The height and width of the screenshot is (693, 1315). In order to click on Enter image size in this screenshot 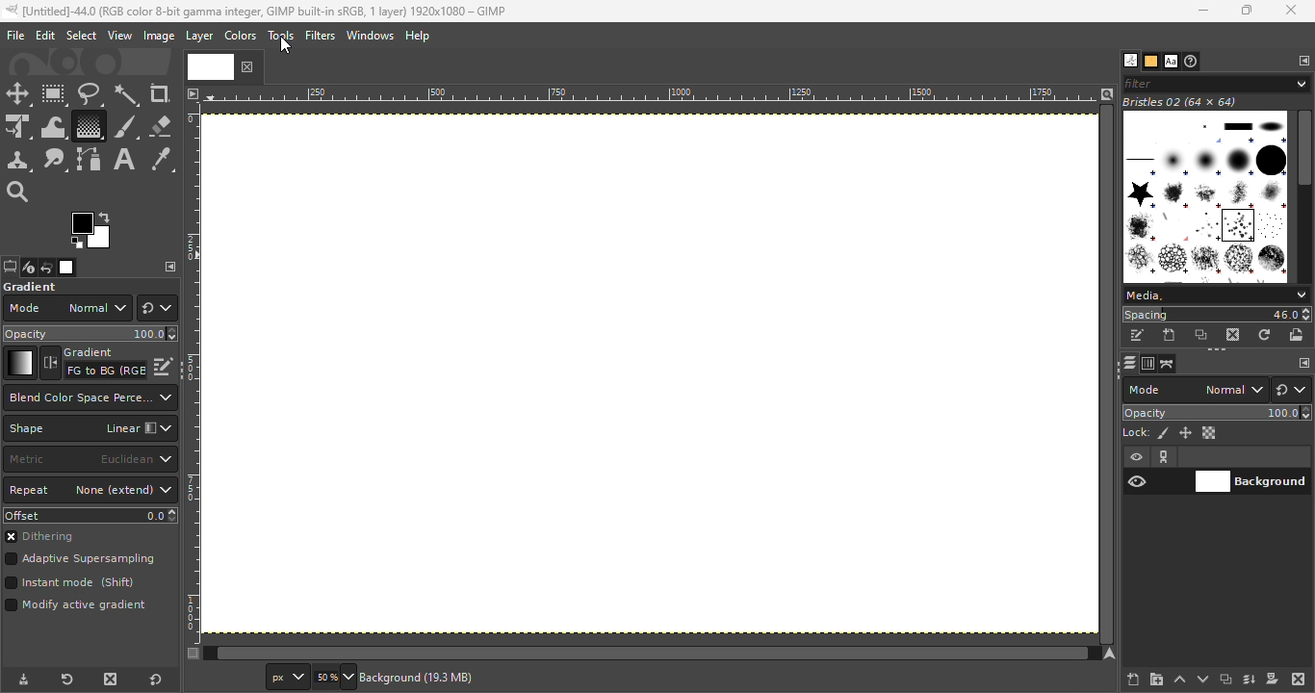, I will do `click(332, 678)`.